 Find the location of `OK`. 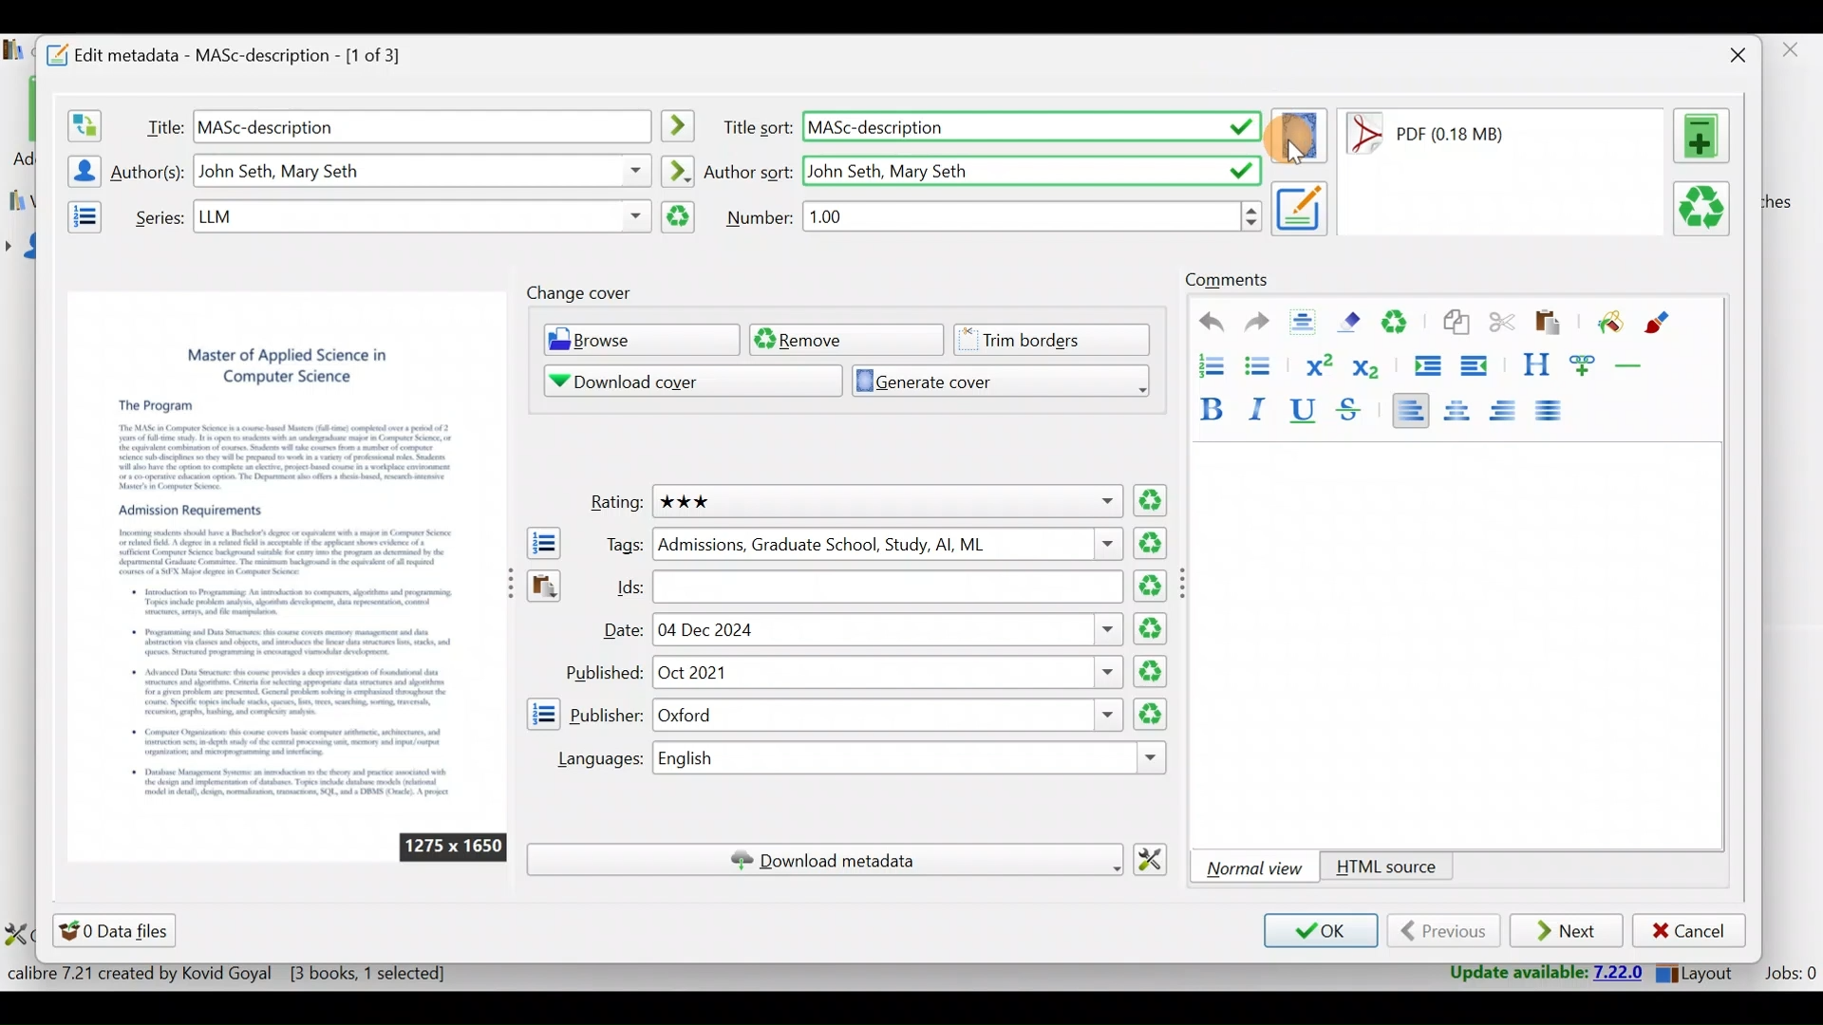

OK is located at coordinates (1318, 932).